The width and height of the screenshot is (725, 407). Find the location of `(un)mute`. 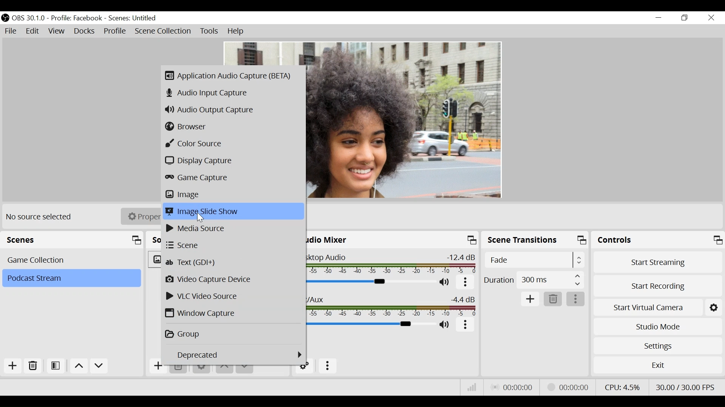

(un)mute is located at coordinates (445, 282).